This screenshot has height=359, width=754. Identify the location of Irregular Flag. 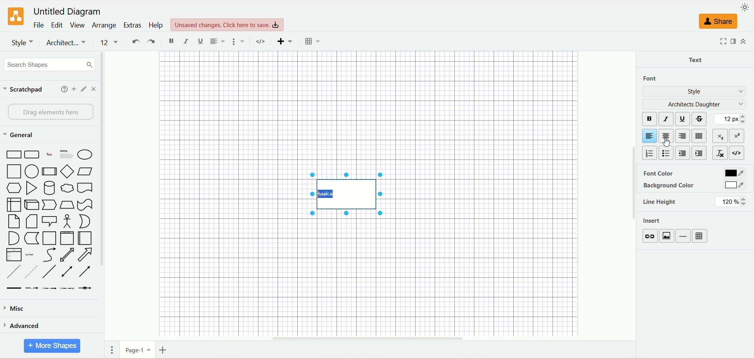
(86, 205).